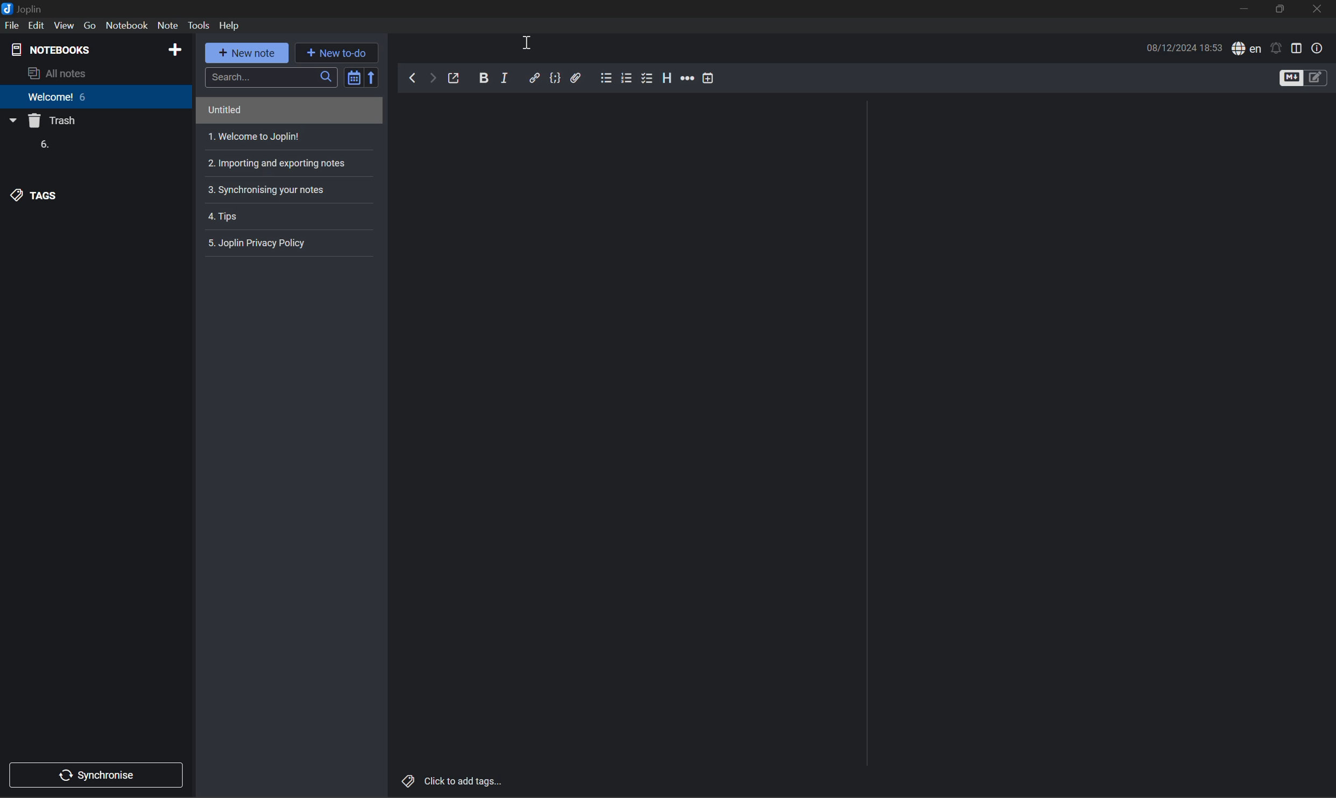 The height and width of the screenshot is (798, 1336). Describe the element at coordinates (352, 76) in the screenshot. I see `Toggle sort order field` at that location.